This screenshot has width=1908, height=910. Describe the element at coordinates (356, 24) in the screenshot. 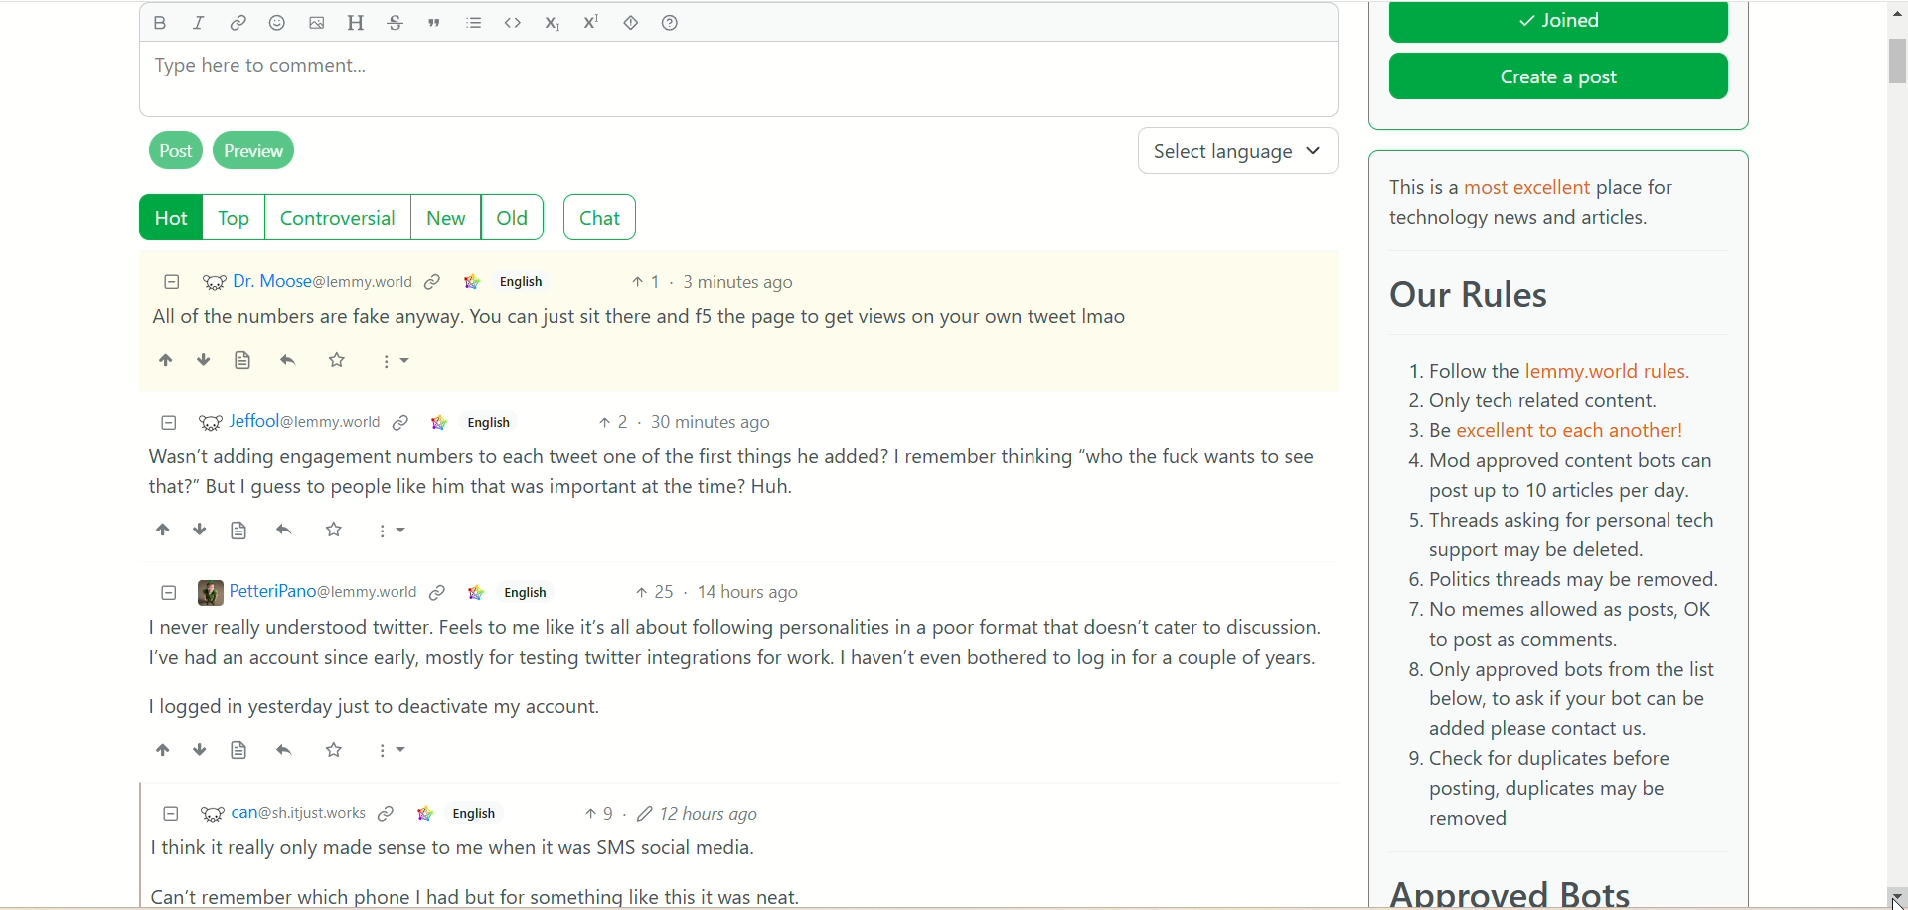

I see `header` at that location.